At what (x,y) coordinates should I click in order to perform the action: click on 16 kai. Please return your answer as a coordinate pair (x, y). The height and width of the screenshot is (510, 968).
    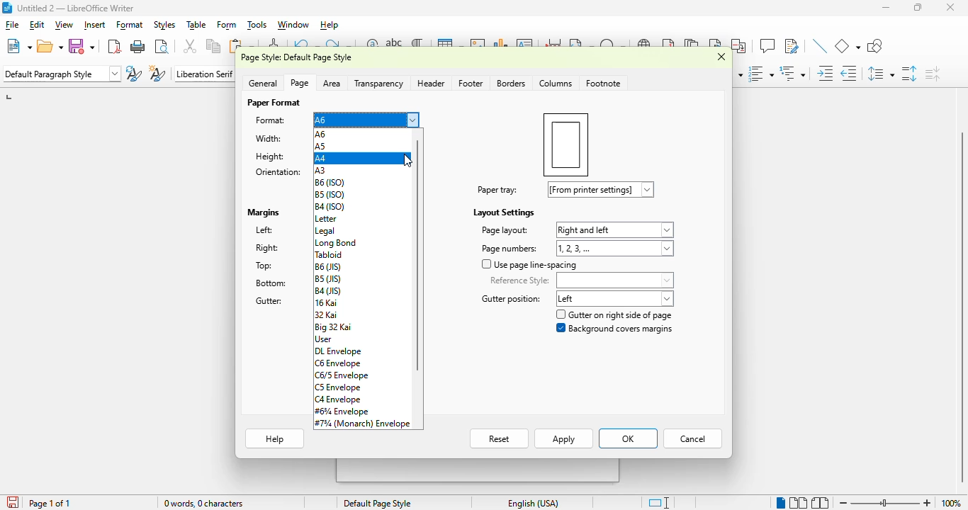
    Looking at the image, I should click on (327, 302).